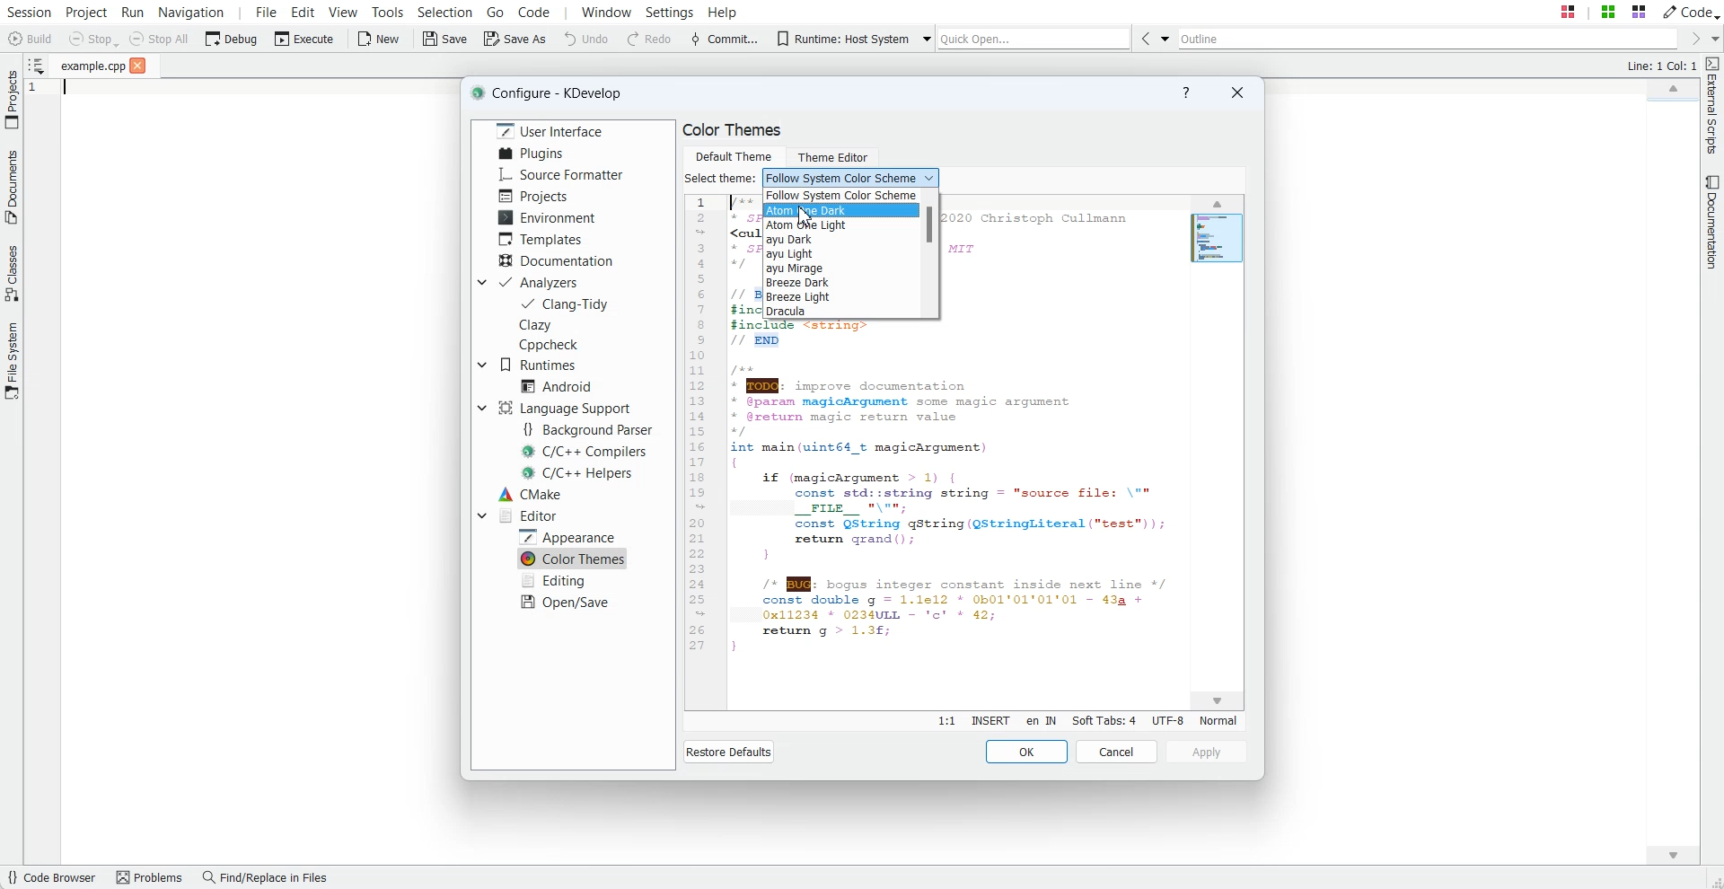 The image size is (1724, 889). Describe the element at coordinates (530, 494) in the screenshot. I see `CMake` at that location.